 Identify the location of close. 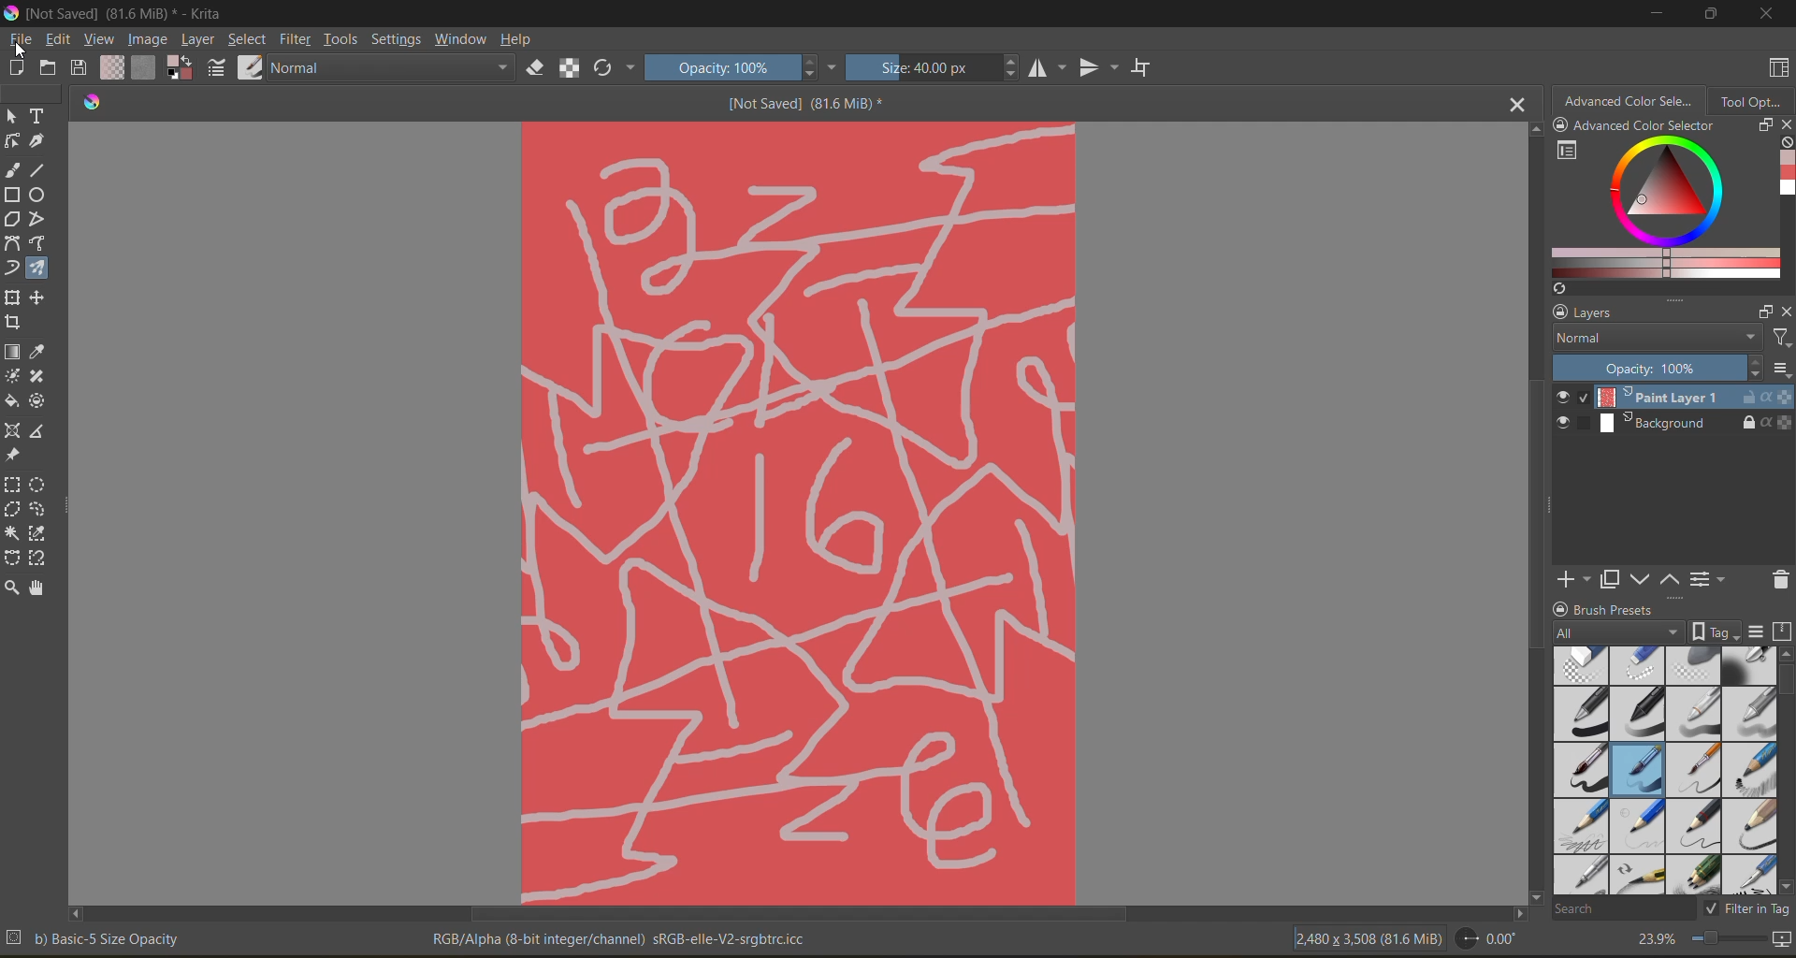
(1768, 13).